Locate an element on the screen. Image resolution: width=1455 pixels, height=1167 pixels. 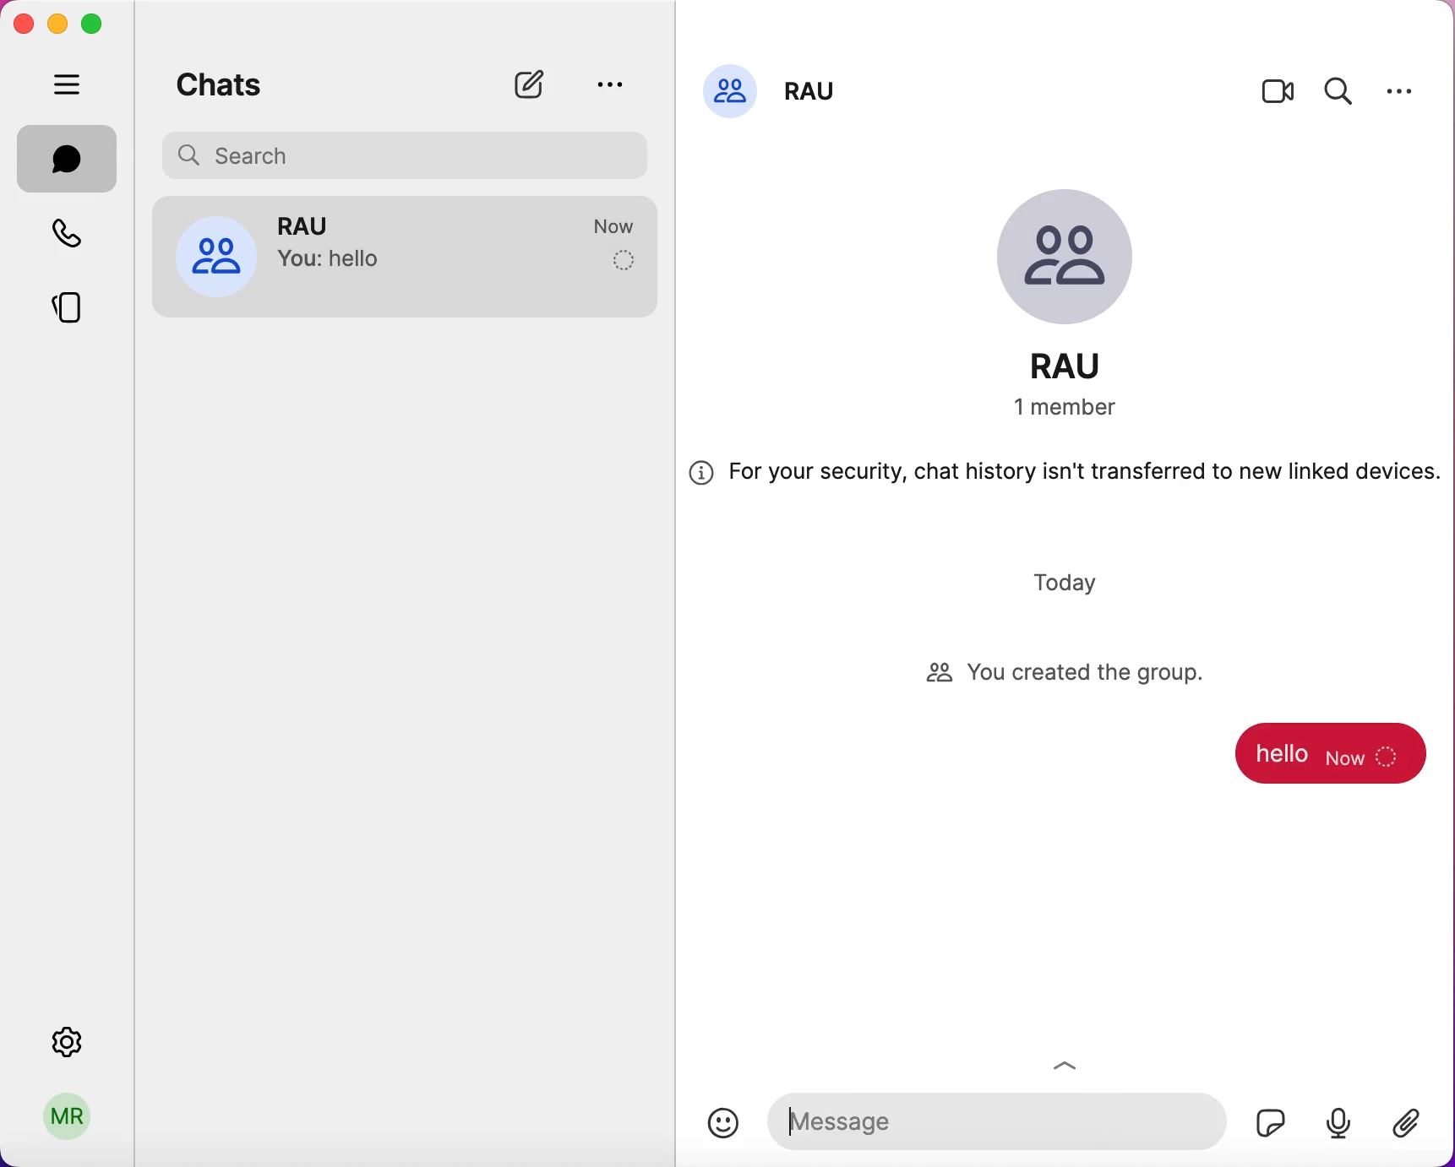
hide bar is located at coordinates (71, 86).